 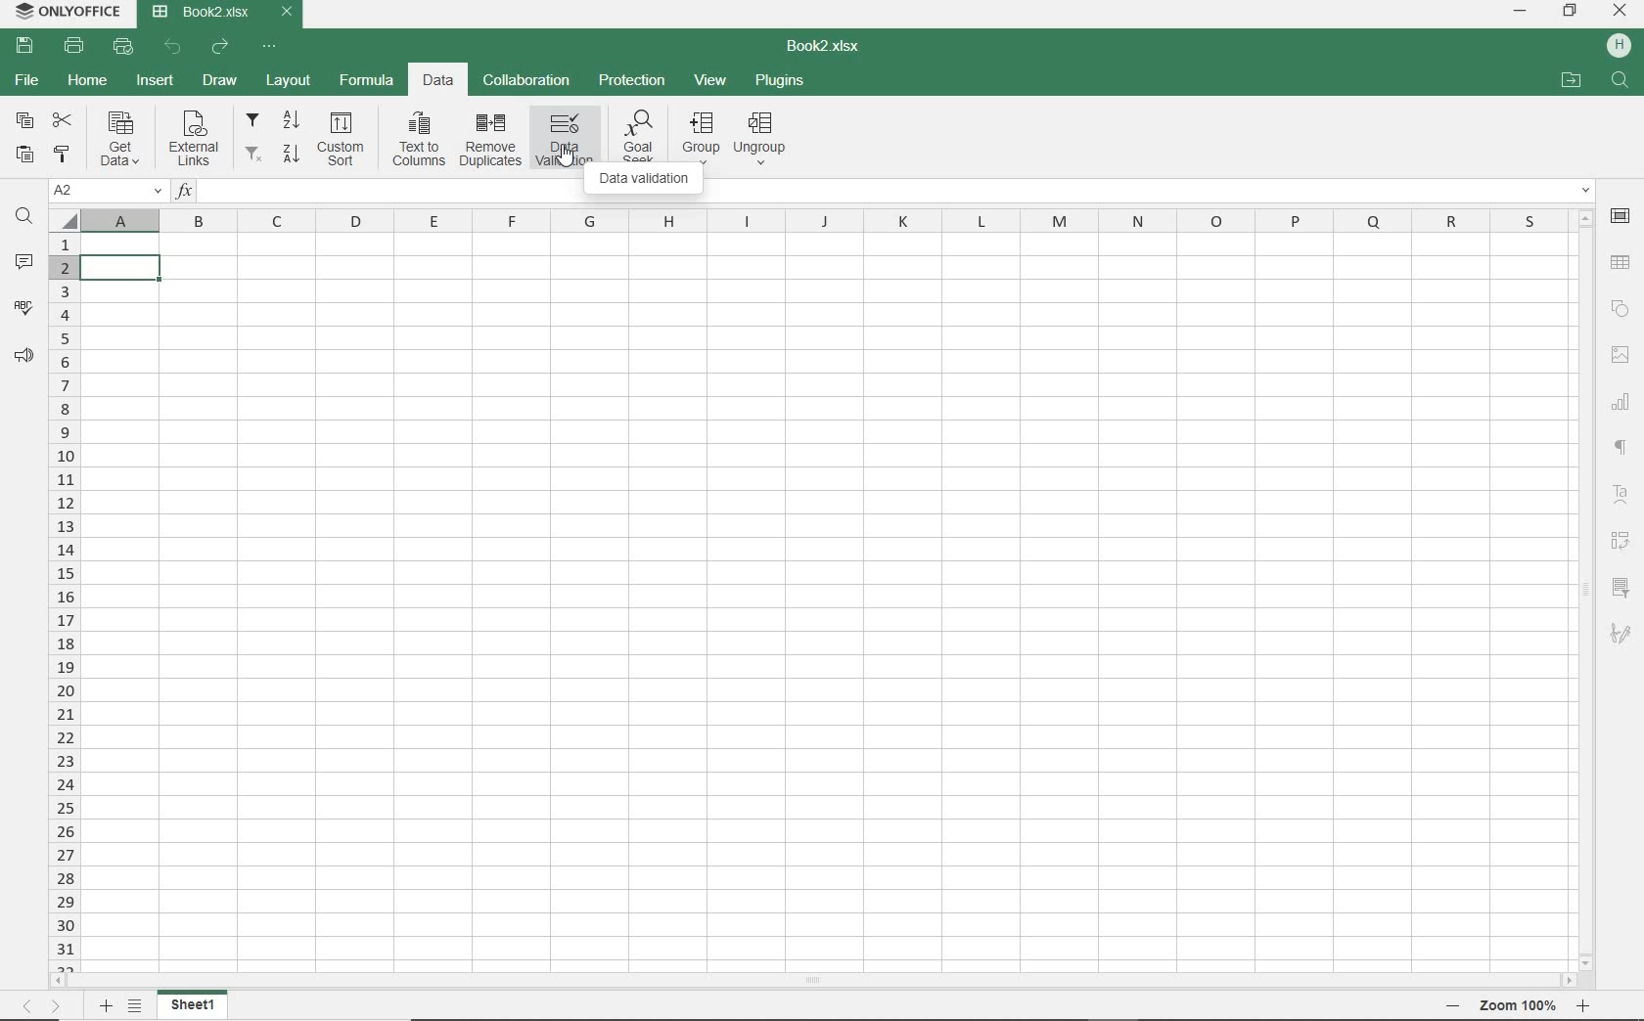 What do you see at coordinates (28, 155) in the screenshot?
I see `PASTE` at bounding box center [28, 155].